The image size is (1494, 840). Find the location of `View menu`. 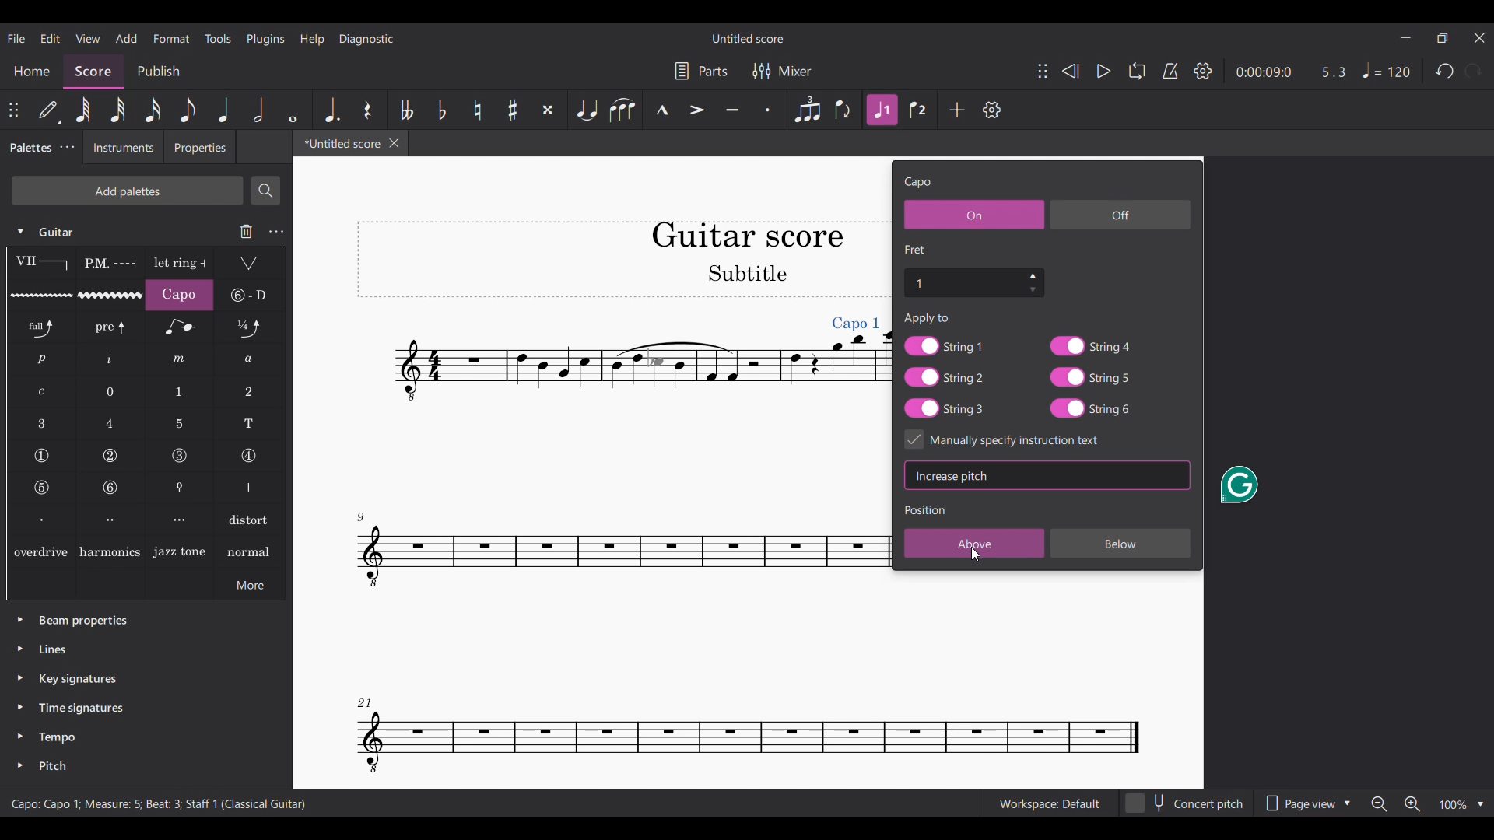

View menu is located at coordinates (88, 39).